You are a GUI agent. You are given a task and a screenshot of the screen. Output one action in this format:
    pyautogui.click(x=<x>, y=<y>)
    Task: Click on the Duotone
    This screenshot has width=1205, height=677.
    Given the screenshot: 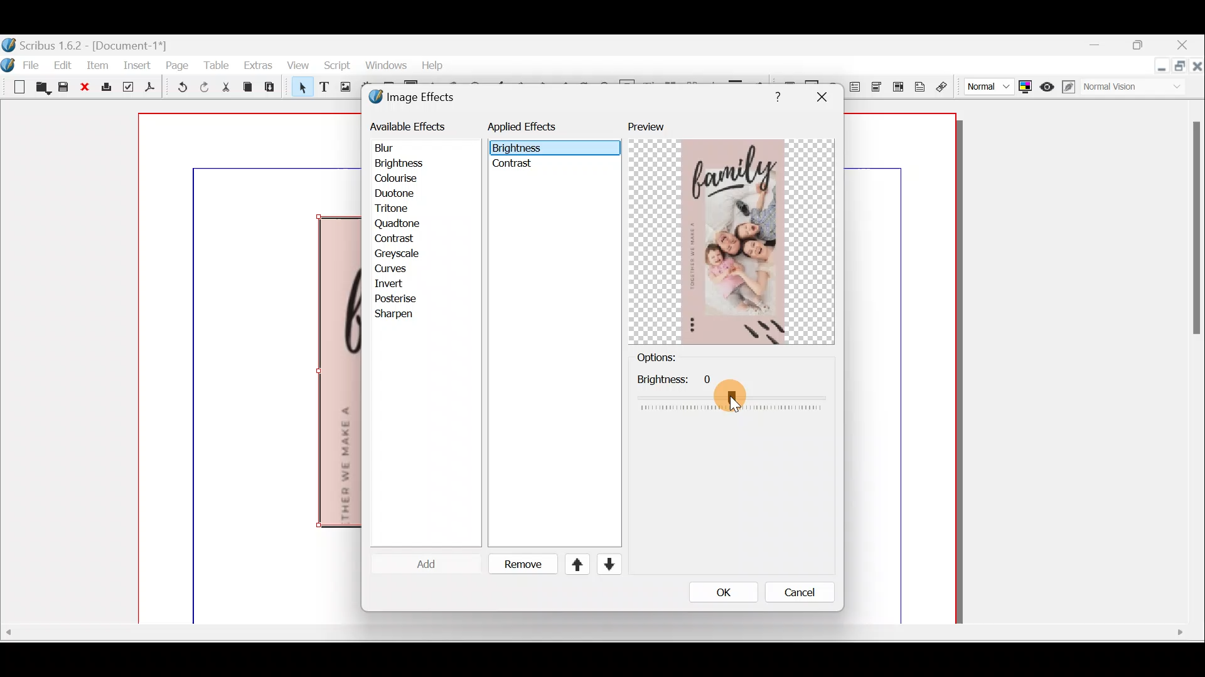 What is the action you would take?
    pyautogui.click(x=397, y=195)
    